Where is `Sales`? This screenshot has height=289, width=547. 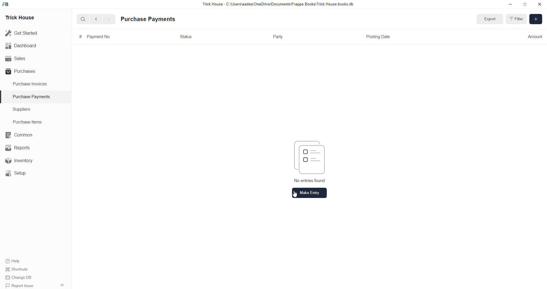 Sales is located at coordinates (15, 58).